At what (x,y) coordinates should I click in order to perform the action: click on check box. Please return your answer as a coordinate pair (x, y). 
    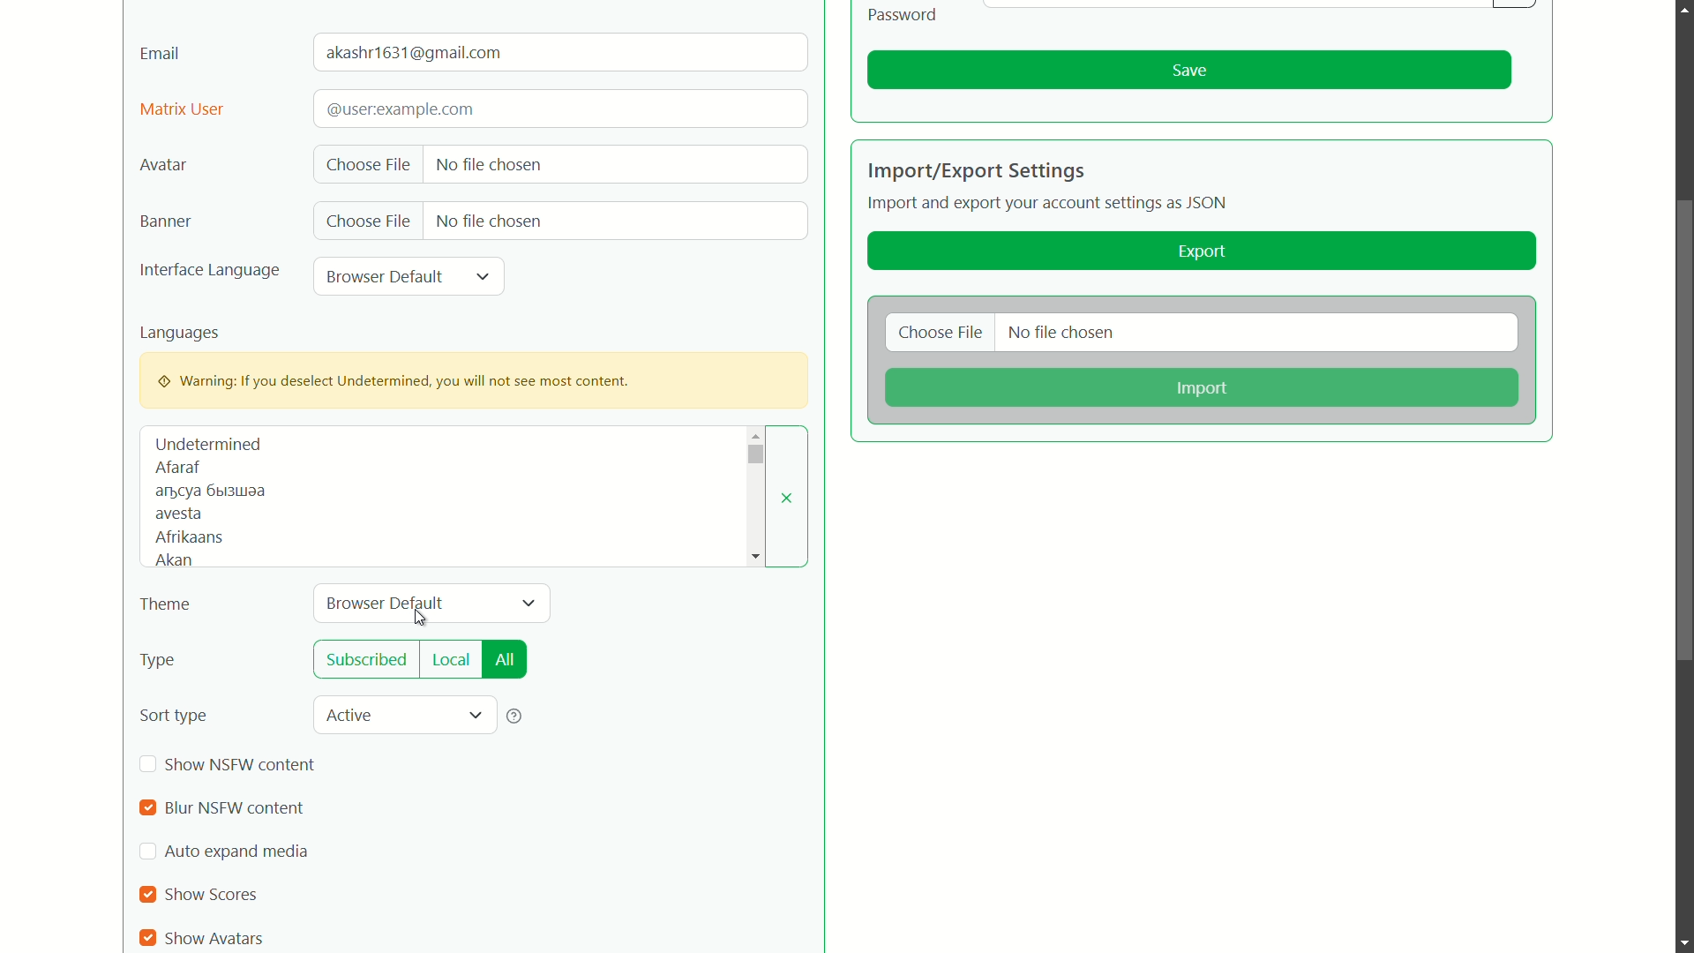
    Looking at the image, I should click on (147, 853).